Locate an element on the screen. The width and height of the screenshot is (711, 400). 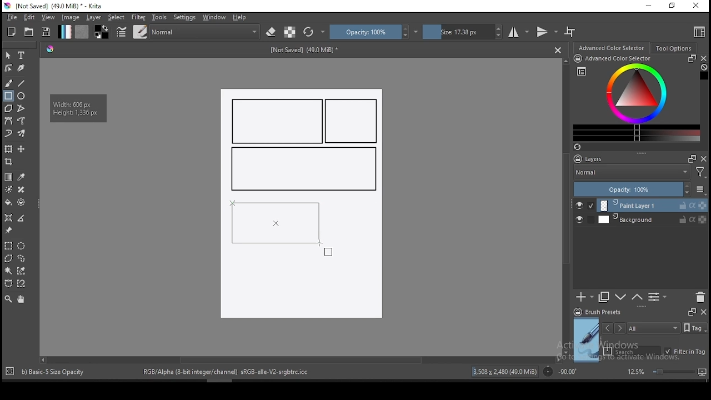
tags is located at coordinates (653, 328).